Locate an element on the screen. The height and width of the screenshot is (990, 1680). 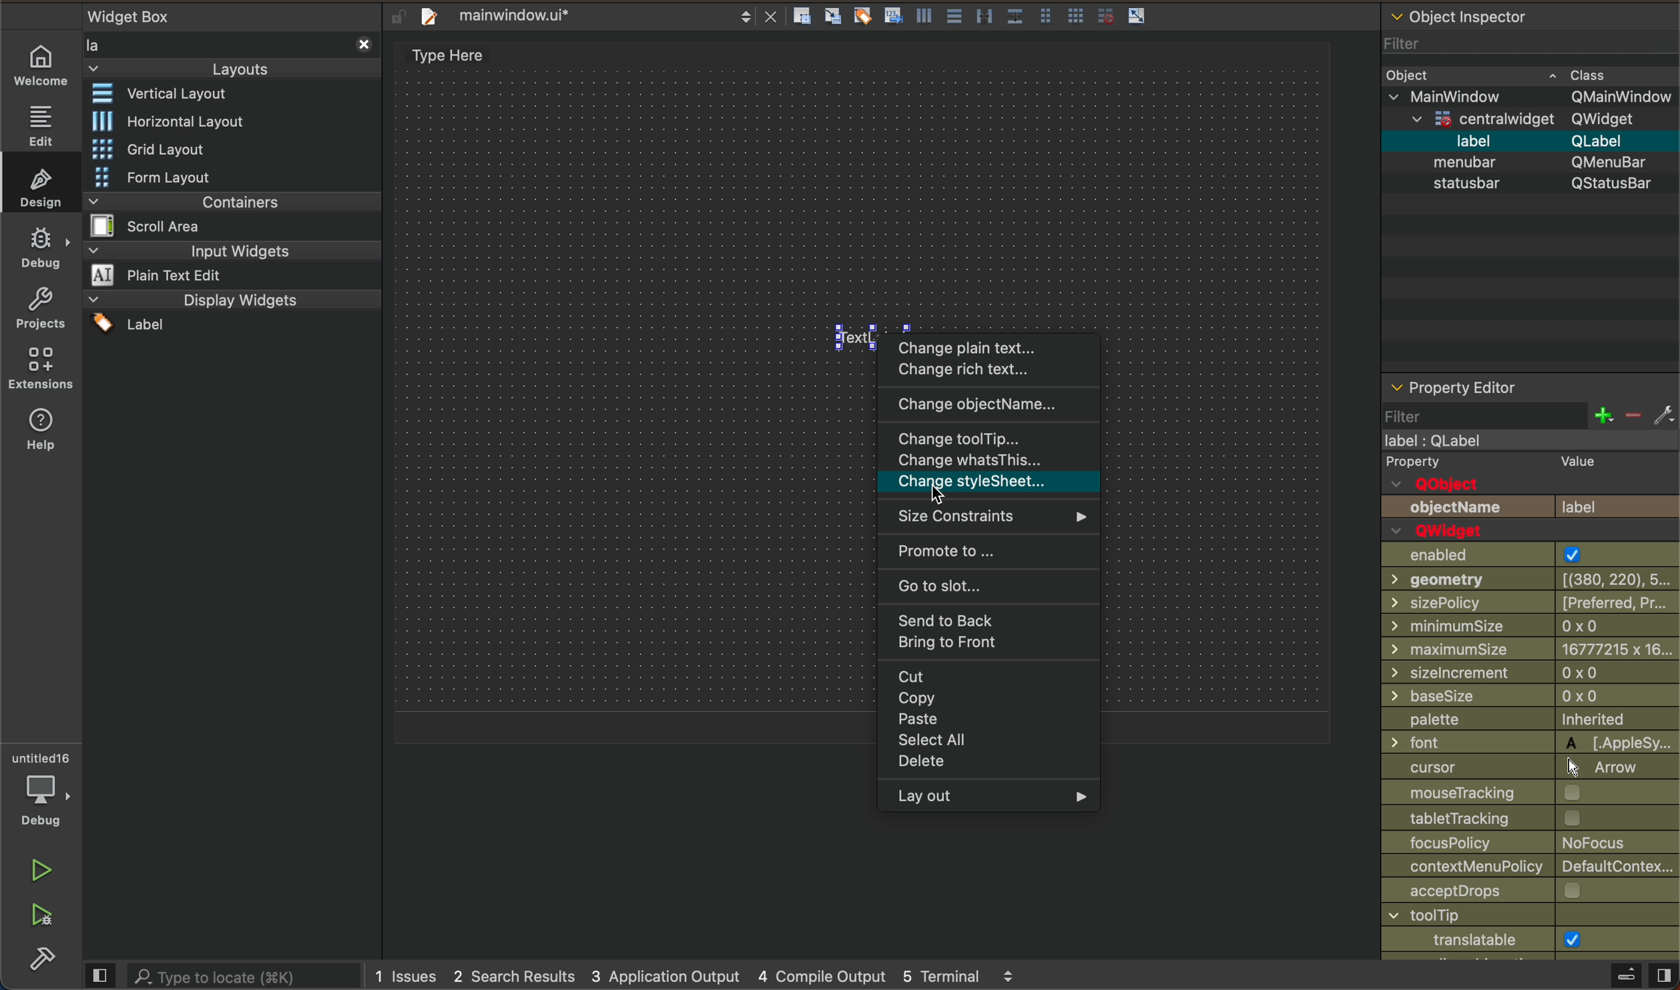
delete is located at coordinates (985, 765).